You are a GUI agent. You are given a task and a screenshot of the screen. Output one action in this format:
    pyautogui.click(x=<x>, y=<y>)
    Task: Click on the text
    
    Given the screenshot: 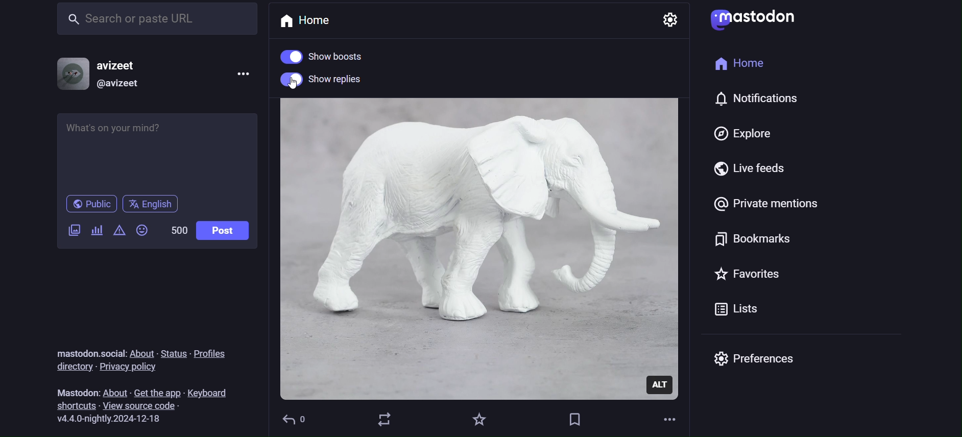 What is the action you would take?
    pyautogui.click(x=88, y=352)
    